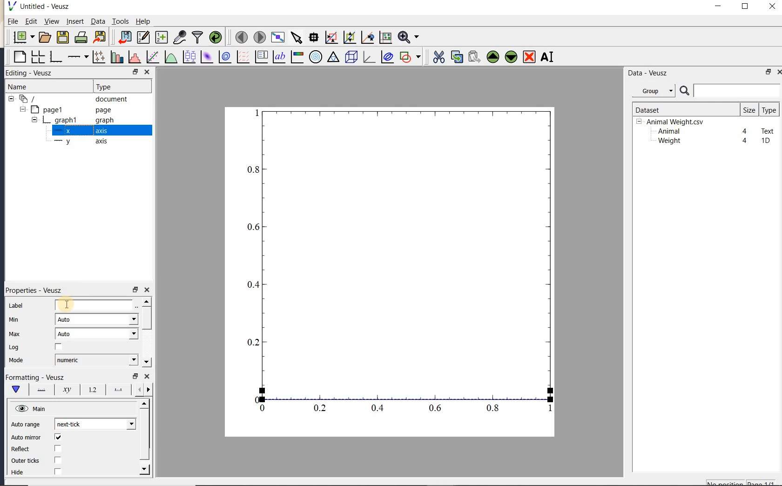  I want to click on axis, so click(79, 142).